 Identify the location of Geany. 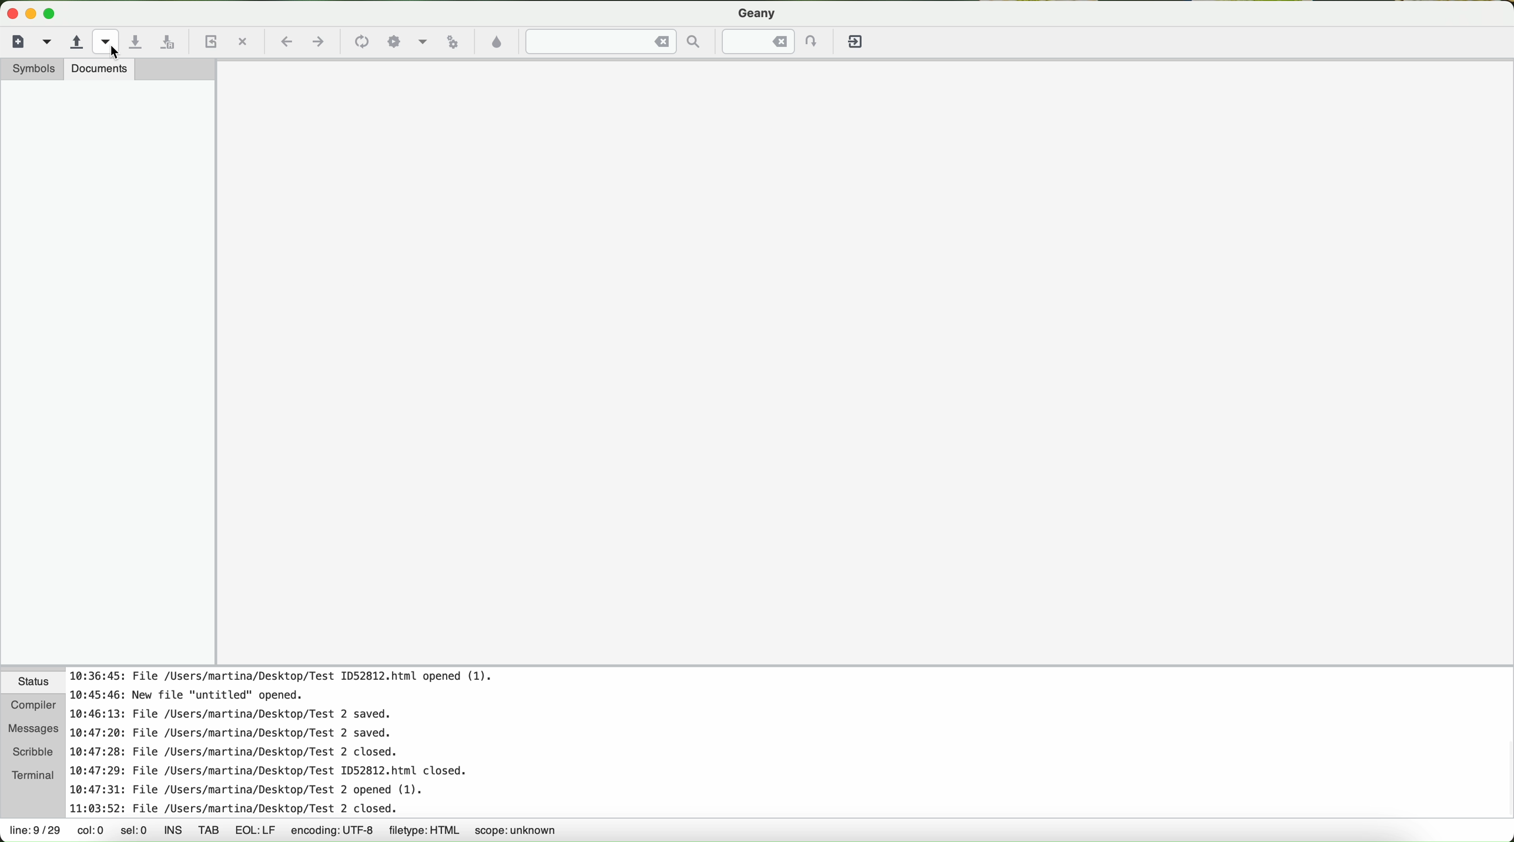
(758, 12).